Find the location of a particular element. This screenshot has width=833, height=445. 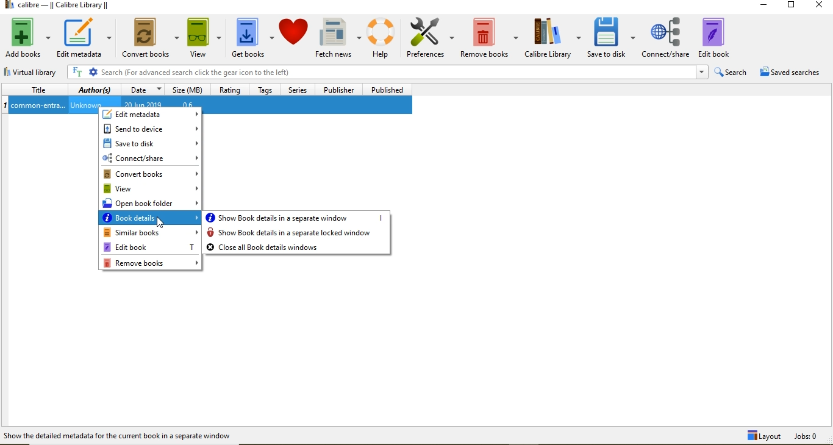

search is located at coordinates (730, 73).